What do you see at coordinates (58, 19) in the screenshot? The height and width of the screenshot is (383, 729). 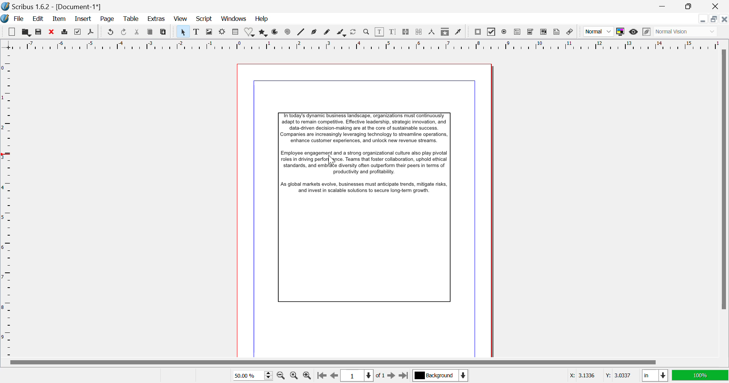 I see `Item` at bounding box center [58, 19].